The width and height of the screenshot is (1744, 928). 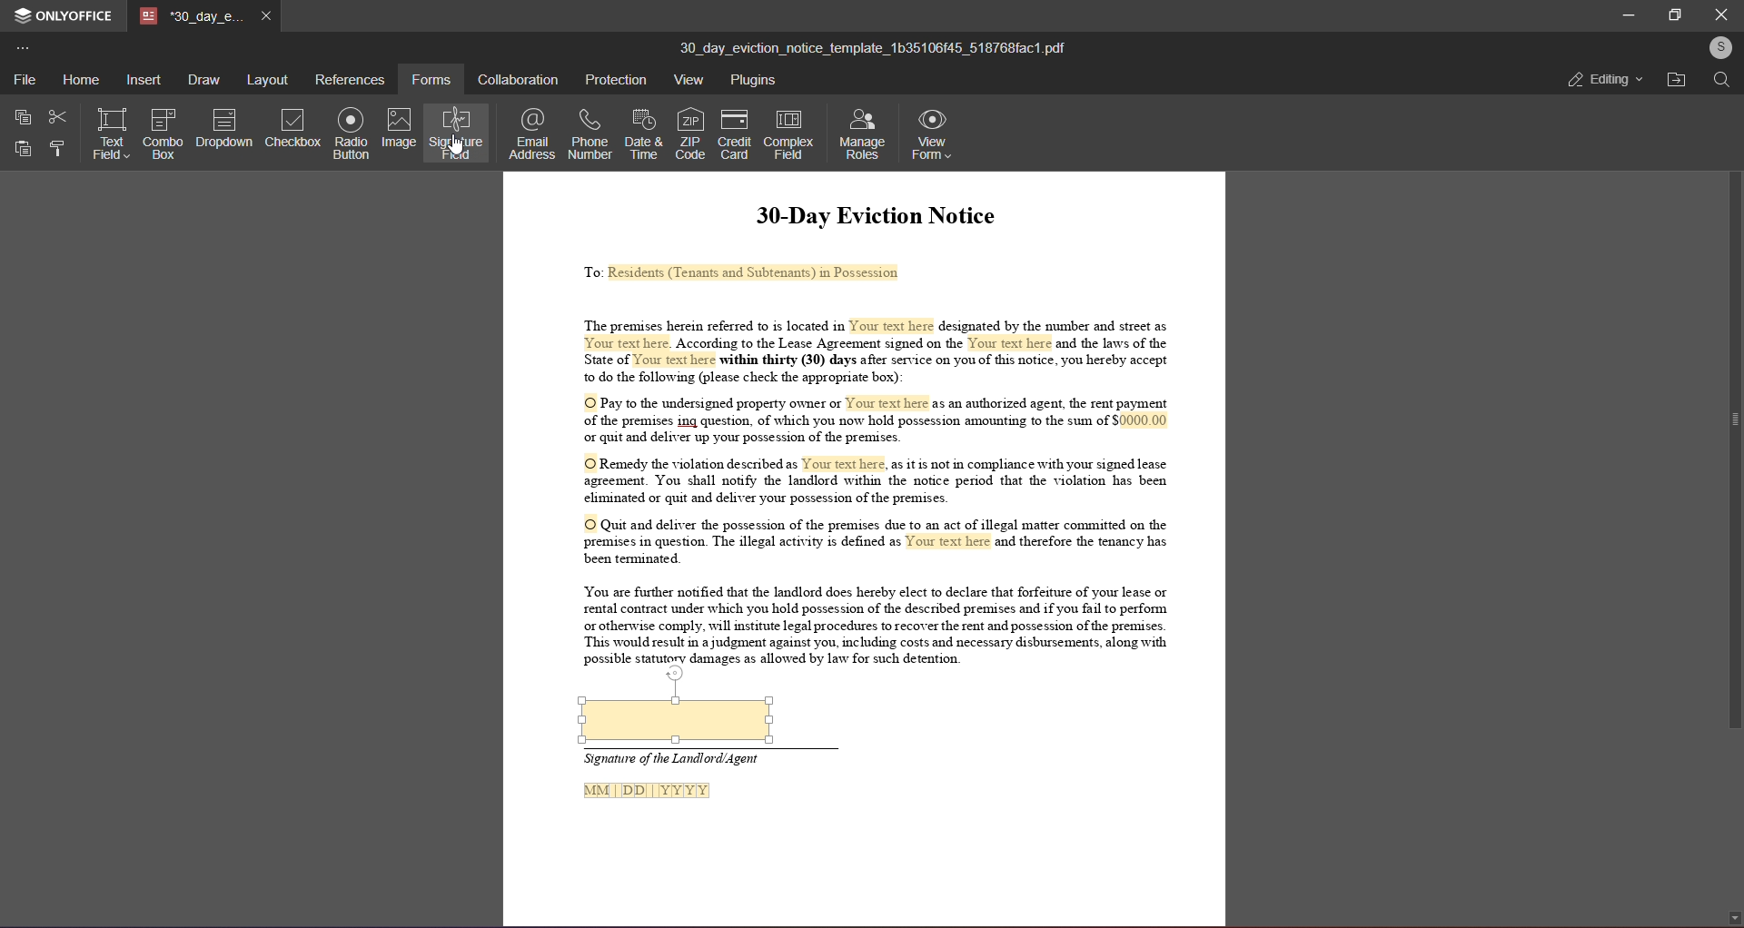 I want to click on draw, so click(x=203, y=80).